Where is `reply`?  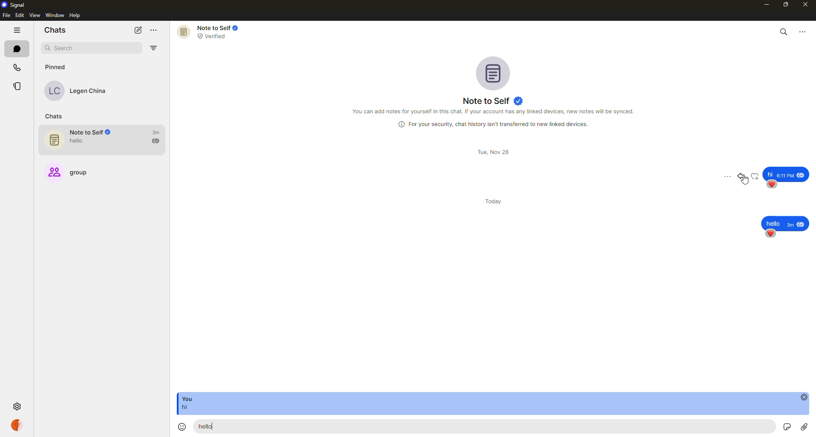
reply is located at coordinates (743, 177).